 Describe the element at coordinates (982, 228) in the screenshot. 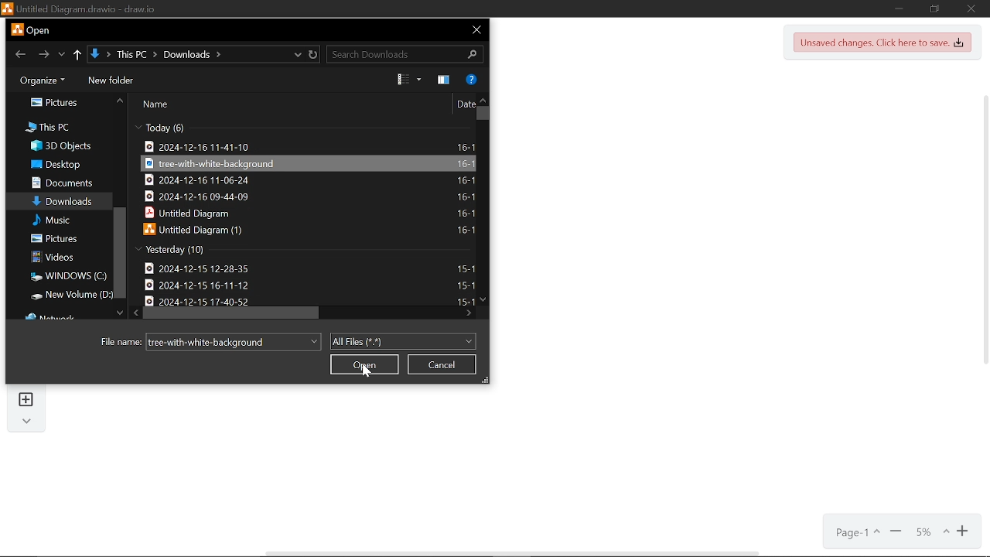

I see `vertical scrollbar` at that location.